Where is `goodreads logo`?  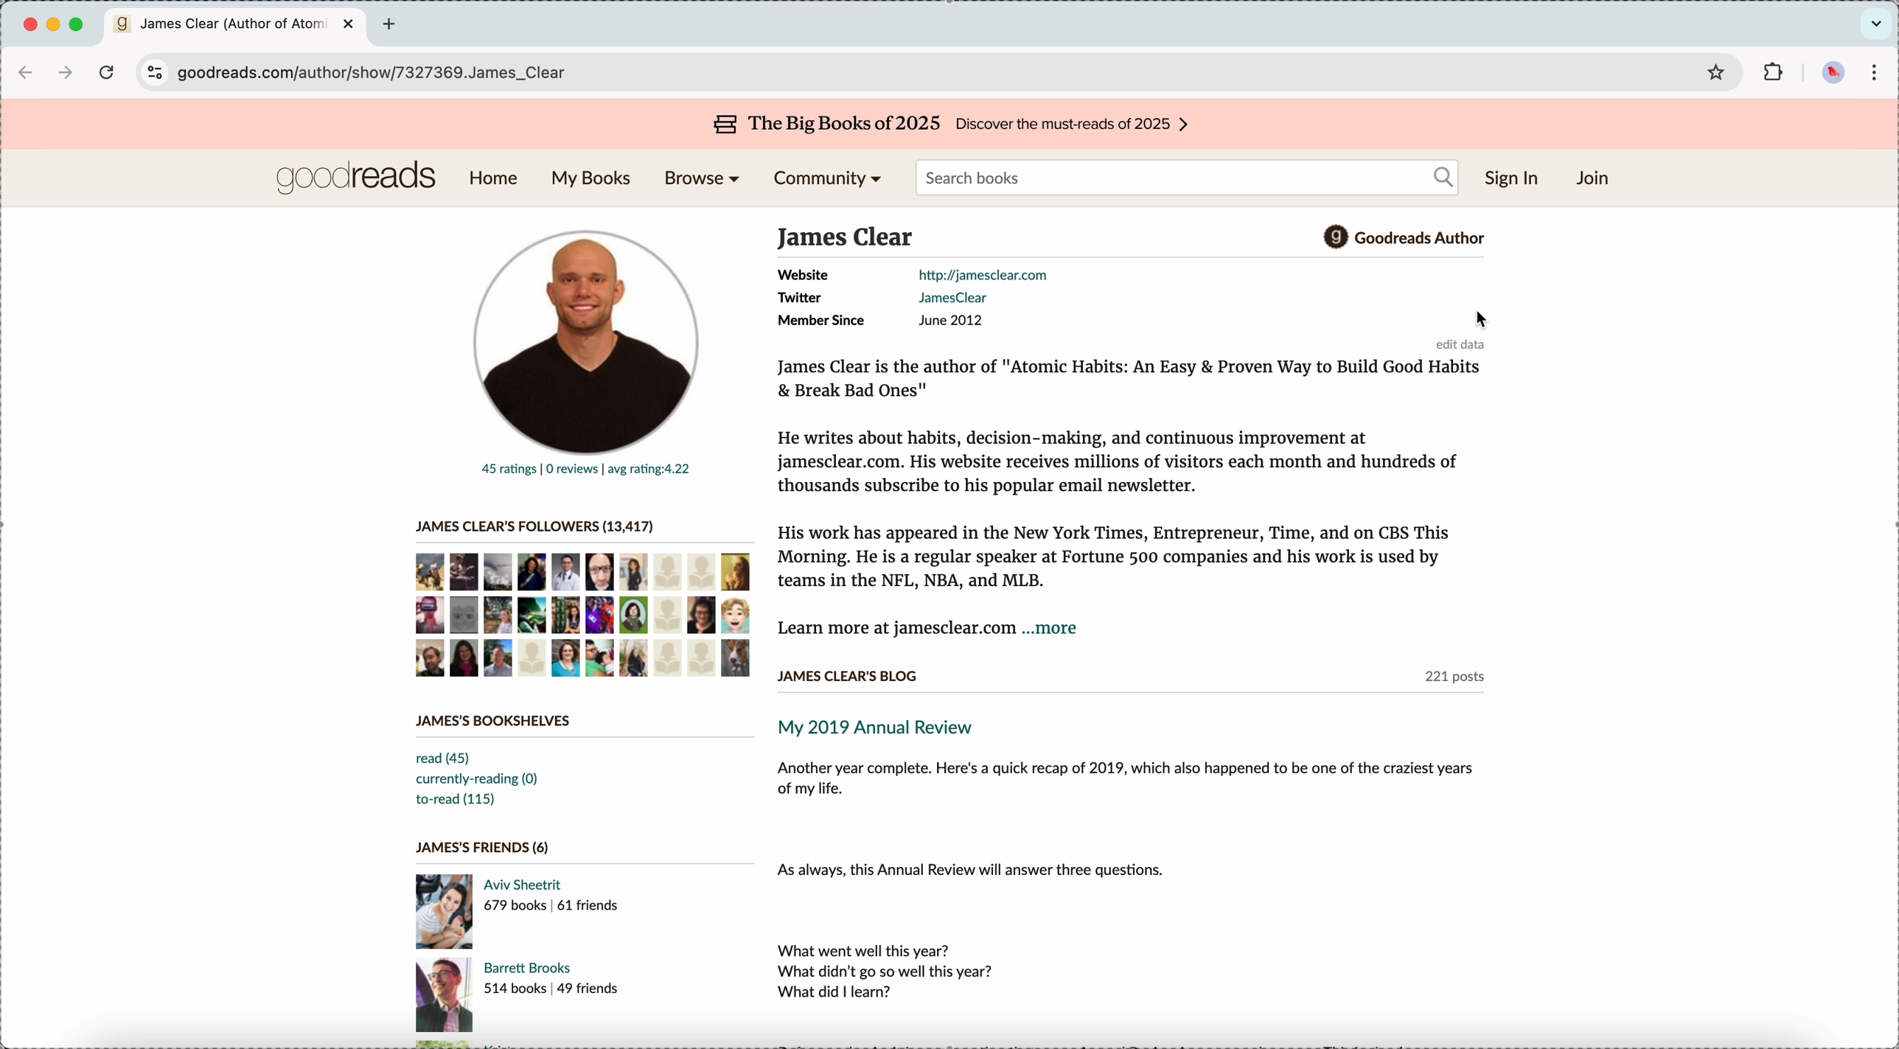 goodreads logo is located at coordinates (355, 179).